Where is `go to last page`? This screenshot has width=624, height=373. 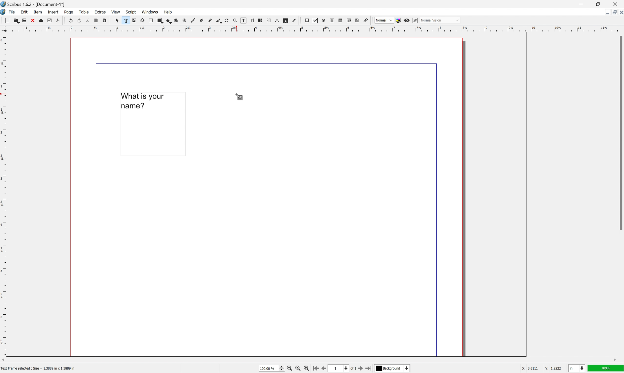 go to last page is located at coordinates (370, 369).